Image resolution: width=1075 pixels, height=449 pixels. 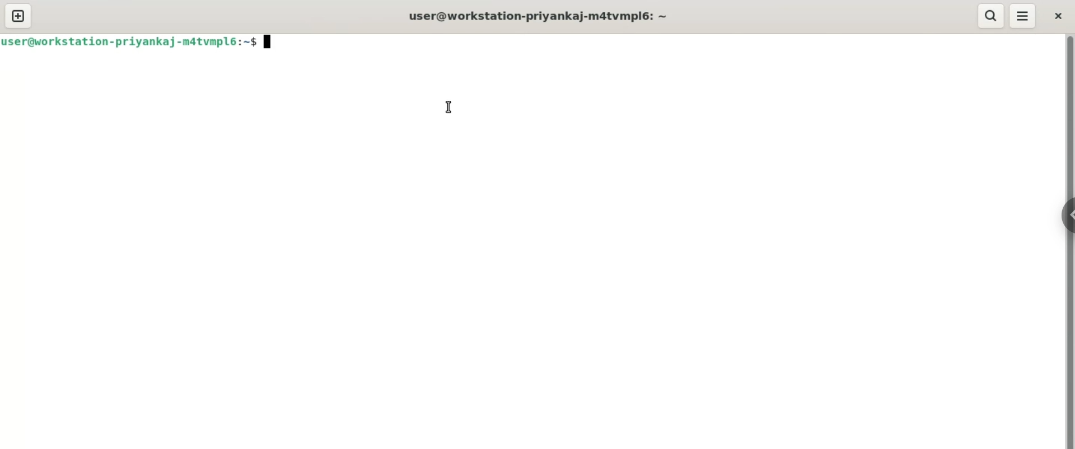 I want to click on menu, so click(x=1025, y=17).